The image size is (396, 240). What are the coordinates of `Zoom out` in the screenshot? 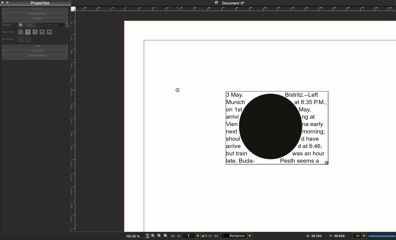 It's located at (153, 236).